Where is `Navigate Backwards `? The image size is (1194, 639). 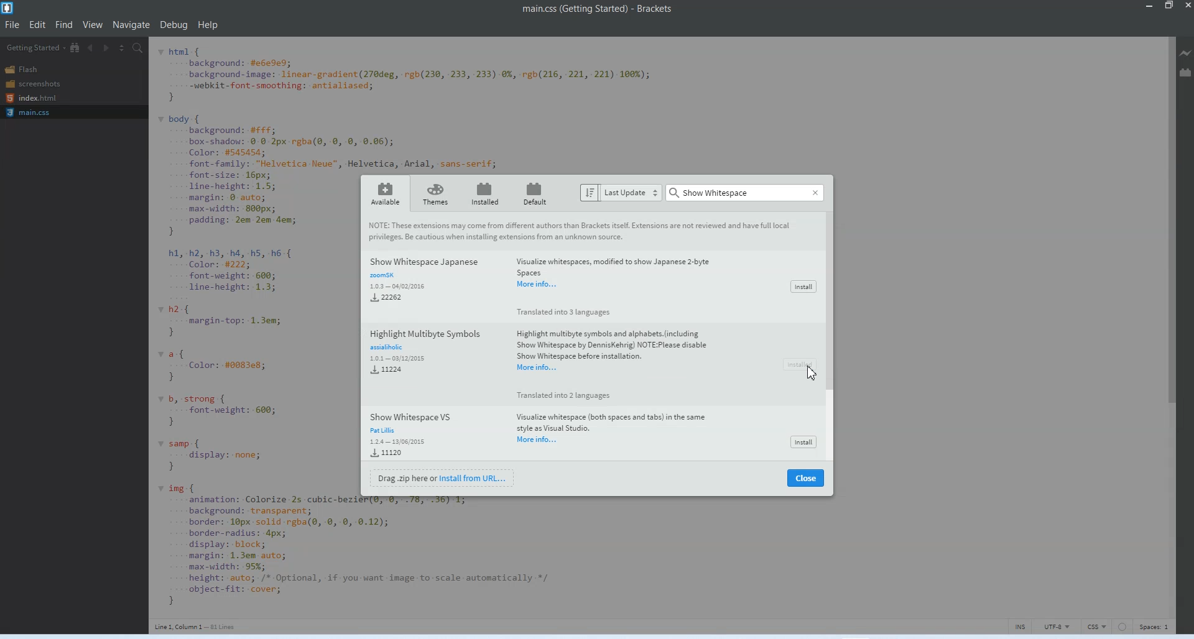 Navigate Backwards  is located at coordinates (90, 47).